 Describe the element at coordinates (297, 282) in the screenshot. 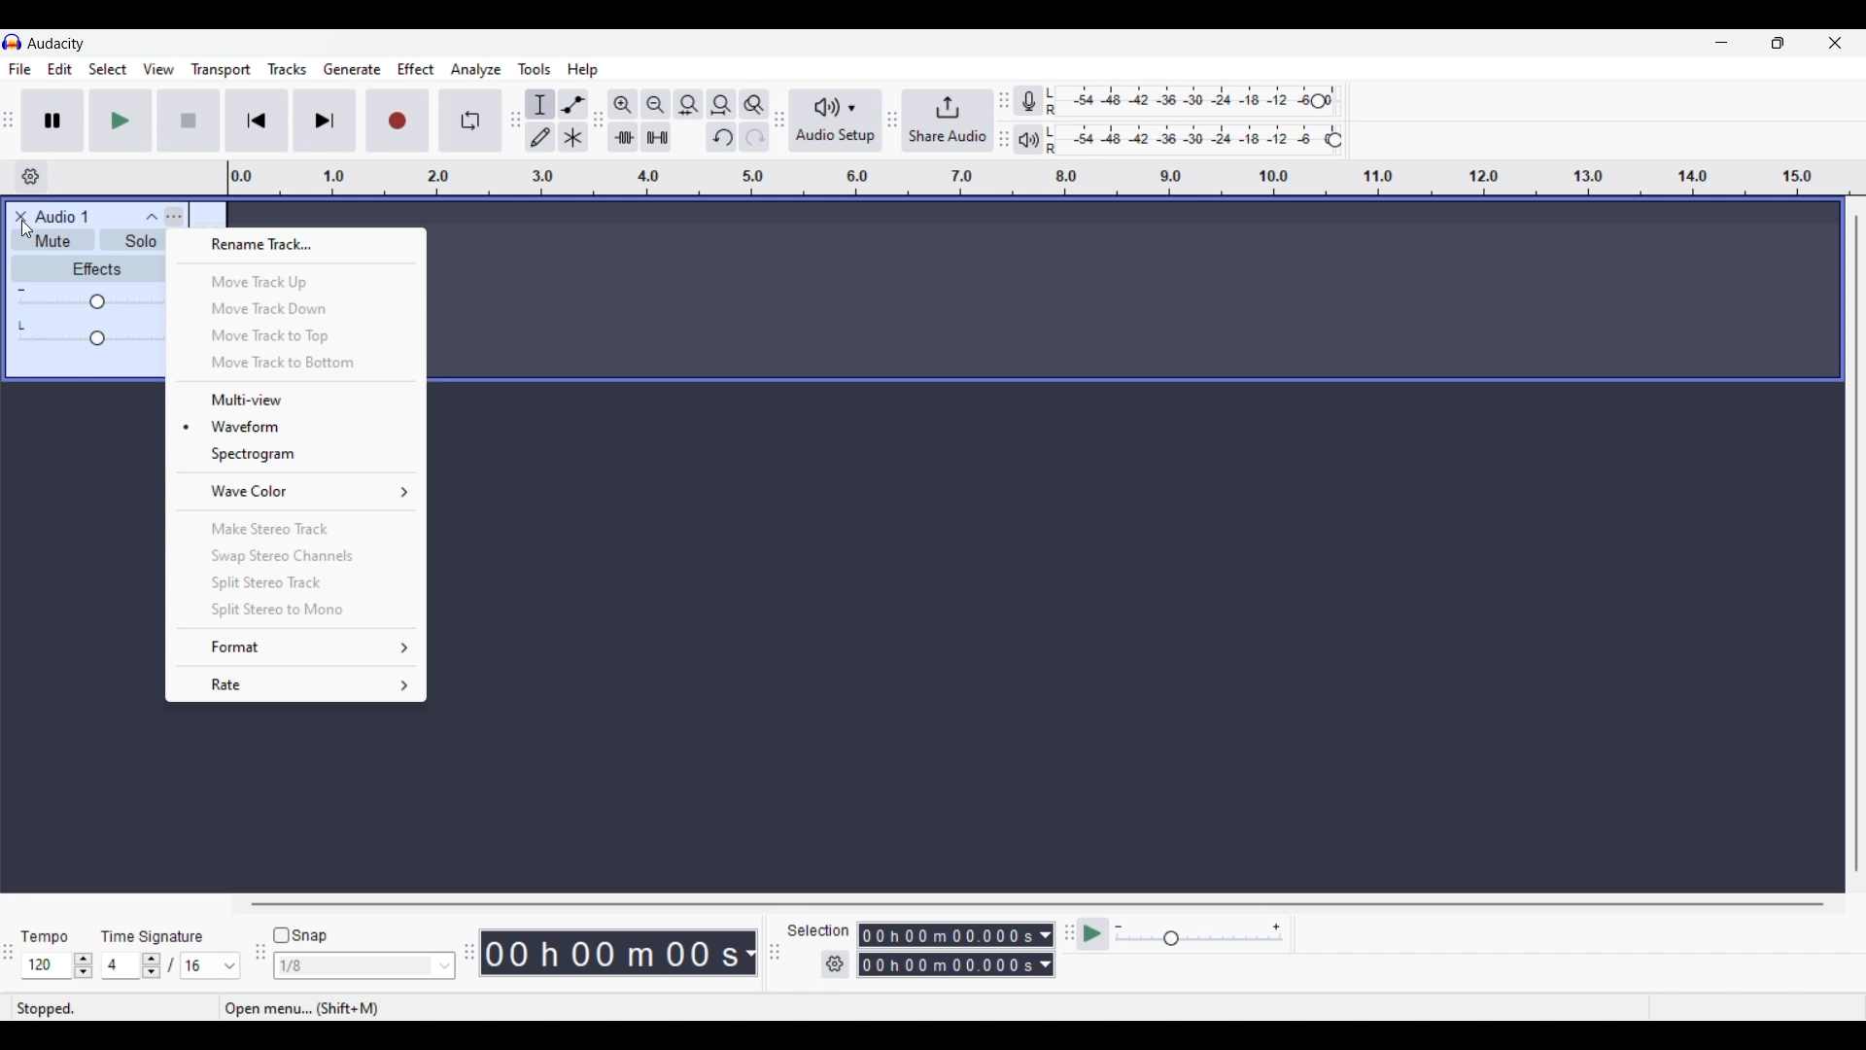

I see `Move track up` at that location.